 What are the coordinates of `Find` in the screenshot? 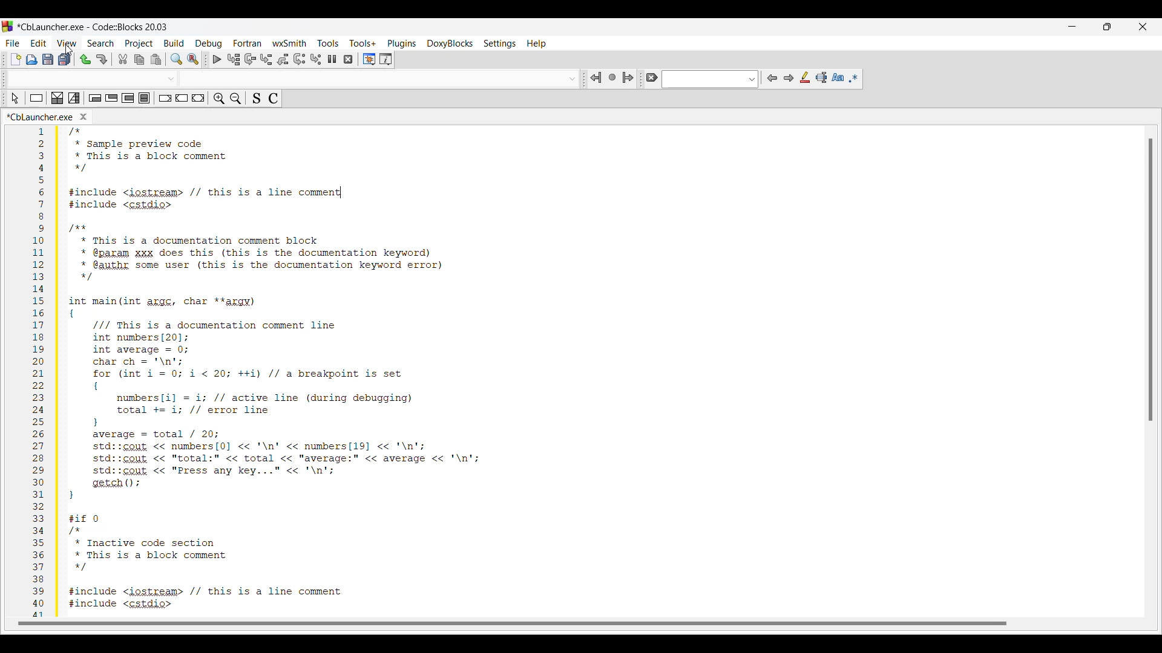 It's located at (176, 59).